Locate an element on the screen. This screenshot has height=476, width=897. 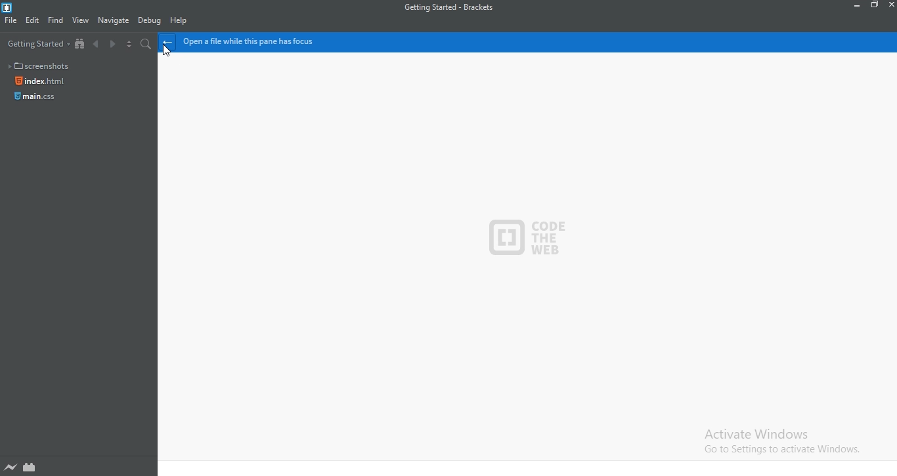
Screenshots is located at coordinates (43, 66).